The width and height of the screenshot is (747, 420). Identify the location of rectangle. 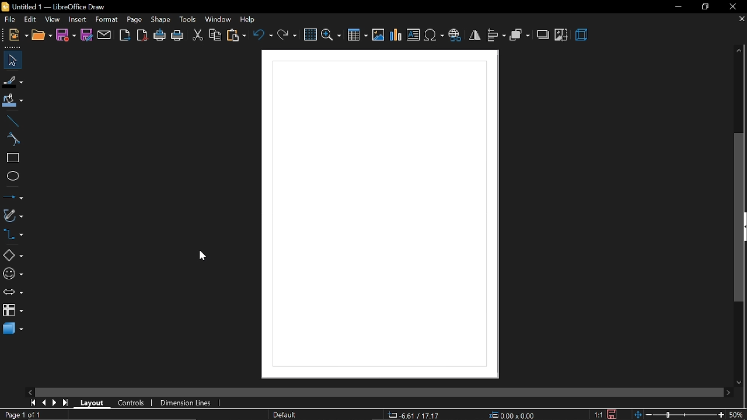
(13, 159).